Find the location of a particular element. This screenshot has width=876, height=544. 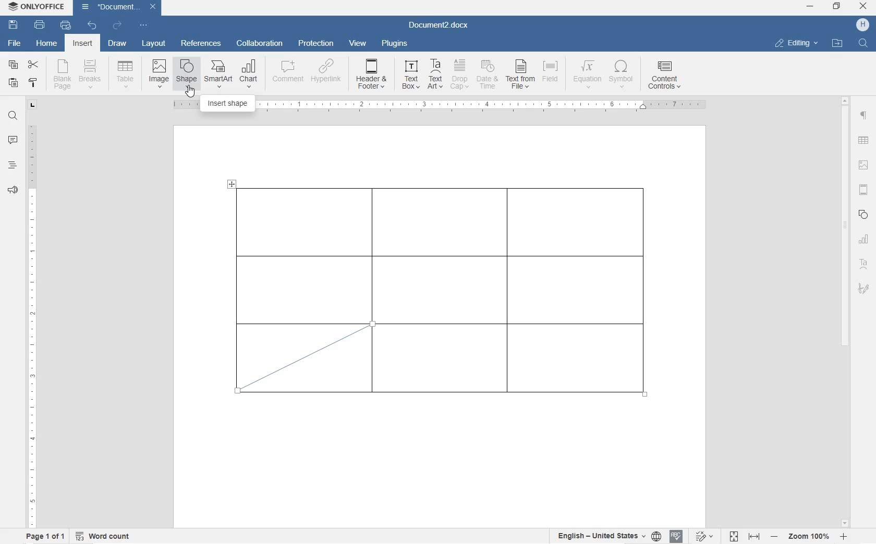

file is located at coordinates (16, 44).